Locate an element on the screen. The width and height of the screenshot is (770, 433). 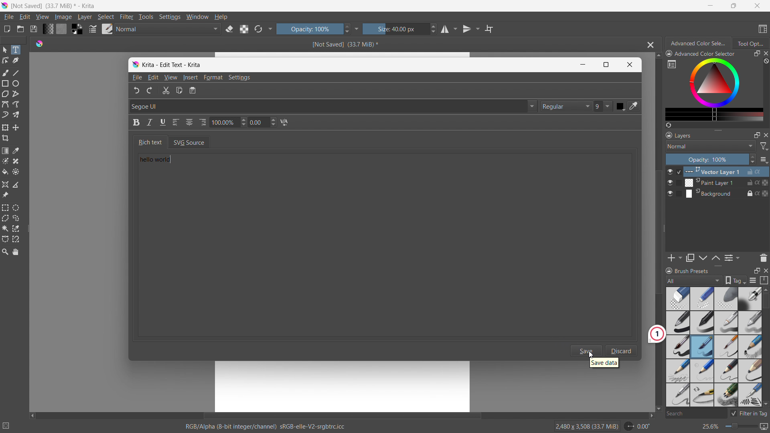
close is located at coordinates (757, 6).